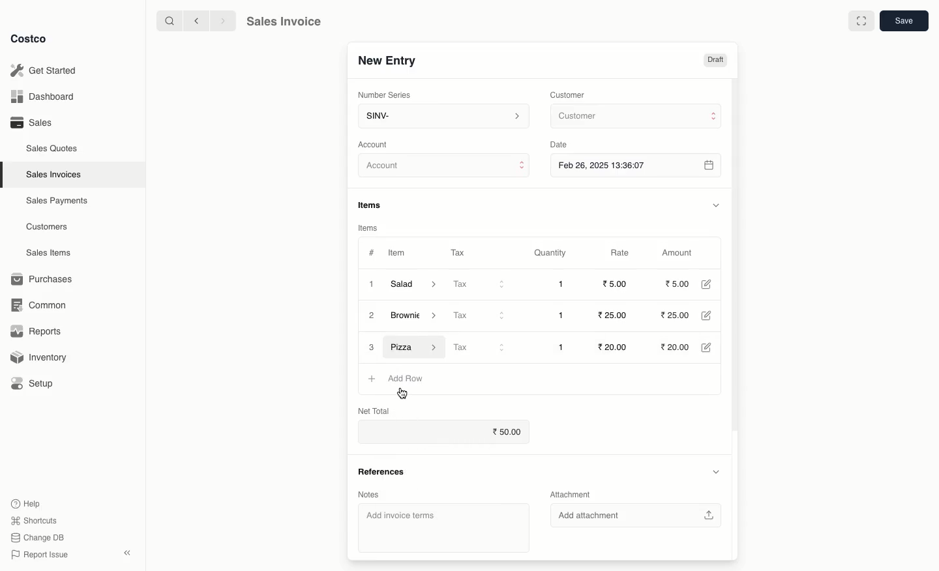 The image size is (939, 571). Describe the element at coordinates (374, 205) in the screenshot. I see `Items` at that location.